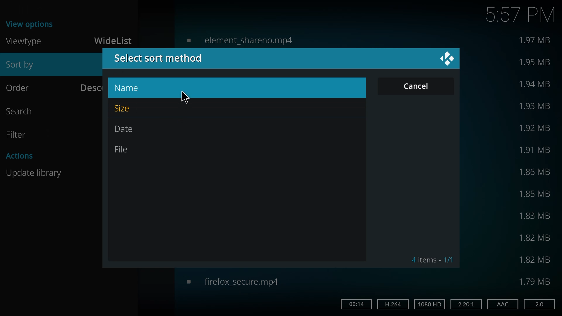 This screenshot has height=316, width=562. I want to click on video, so click(239, 39).